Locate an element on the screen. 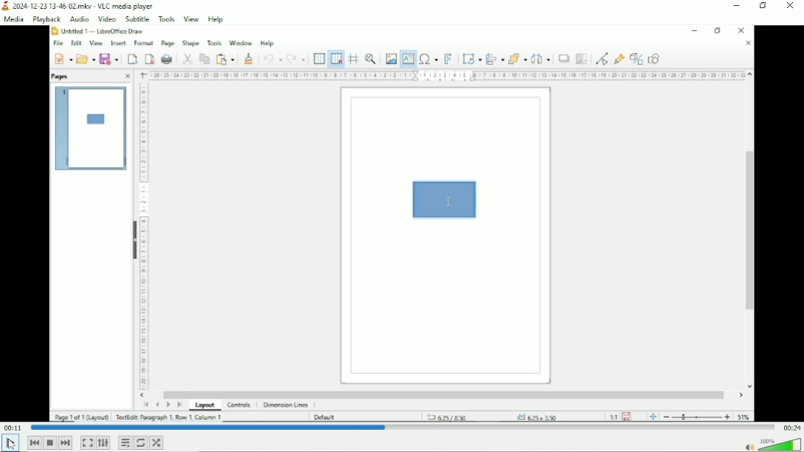 This screenshot has height=452, width=804. View is located at coordinates (190, 18).